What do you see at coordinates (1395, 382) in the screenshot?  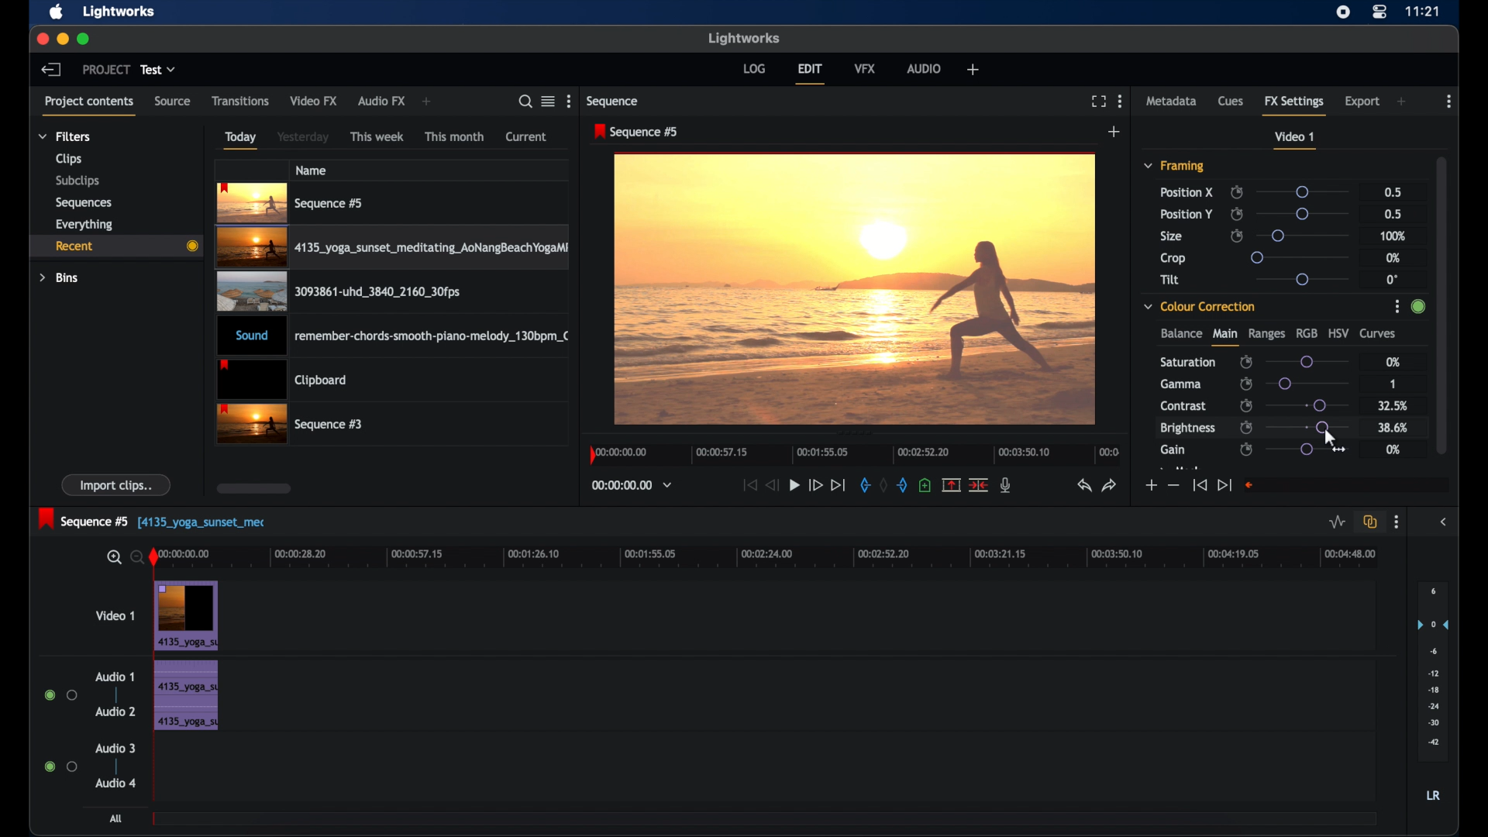 I see `1` at bounding box center [1395, 382].